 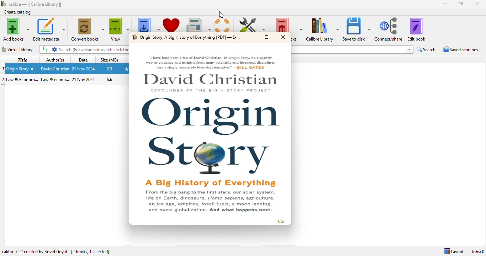 What do you see at coordinates (110, 68) in the screenshot?
I see `size in mbs` at bounding box center [110, 68].